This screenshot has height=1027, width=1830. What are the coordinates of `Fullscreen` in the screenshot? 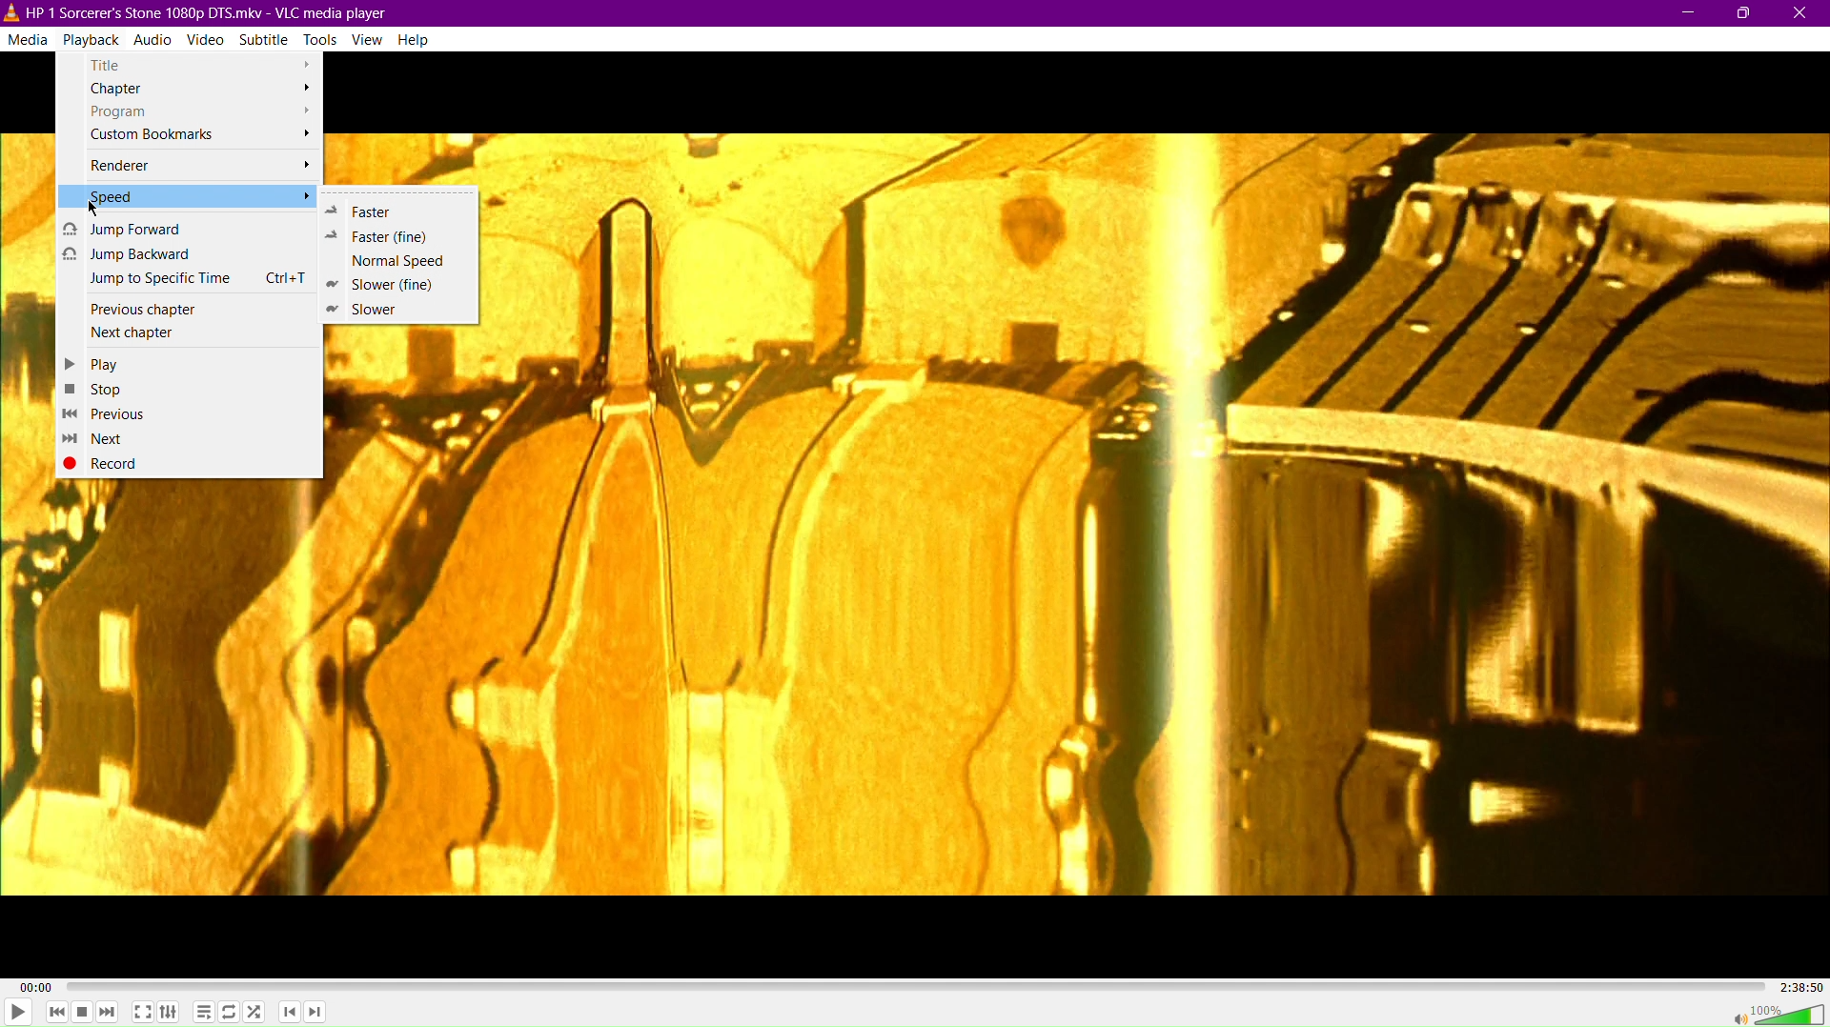 It's located at (139, 1013).